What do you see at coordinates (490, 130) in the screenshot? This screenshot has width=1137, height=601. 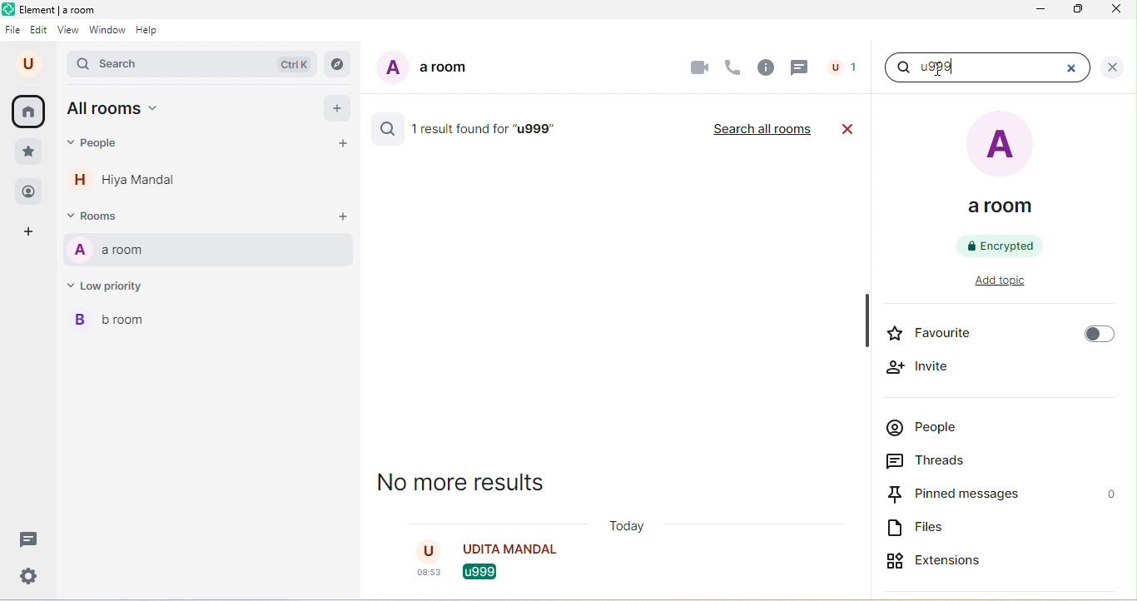 I see `1 result found for u999` at bounding box center [490, 130].